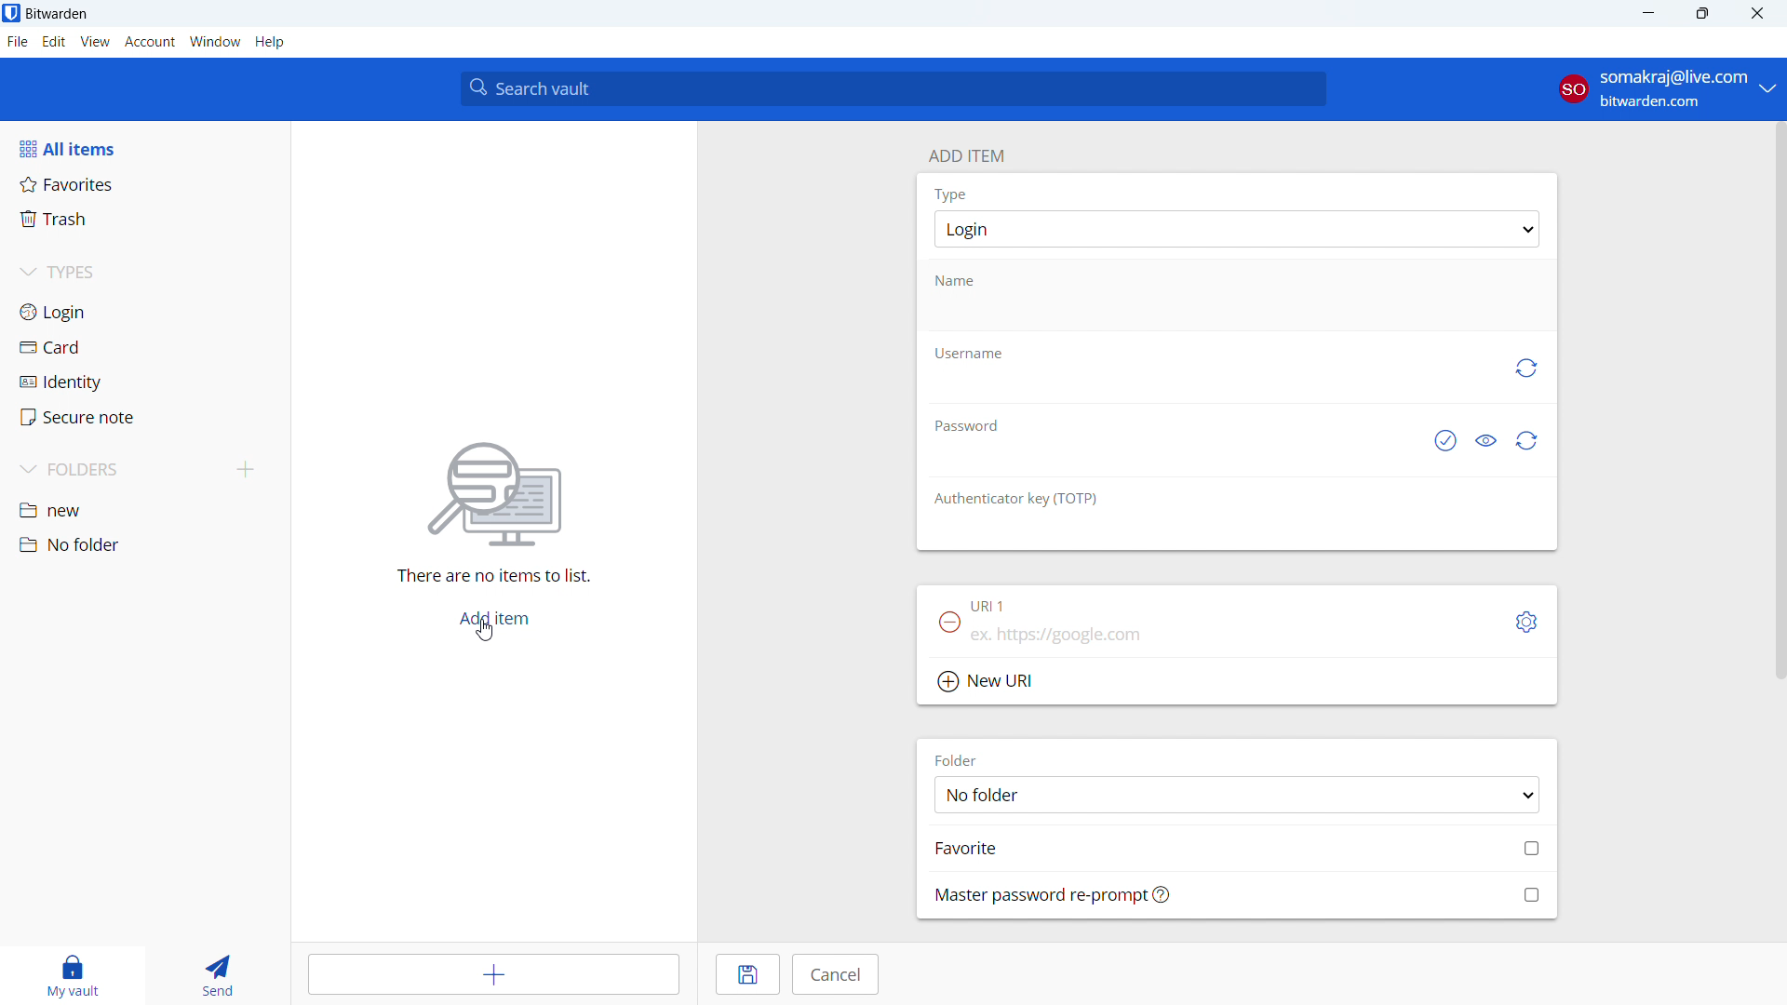 This screenshot has width=1787, height=1005. Describe the element at coordinates (18, 42) in the screenshot. I see `file` at that location.